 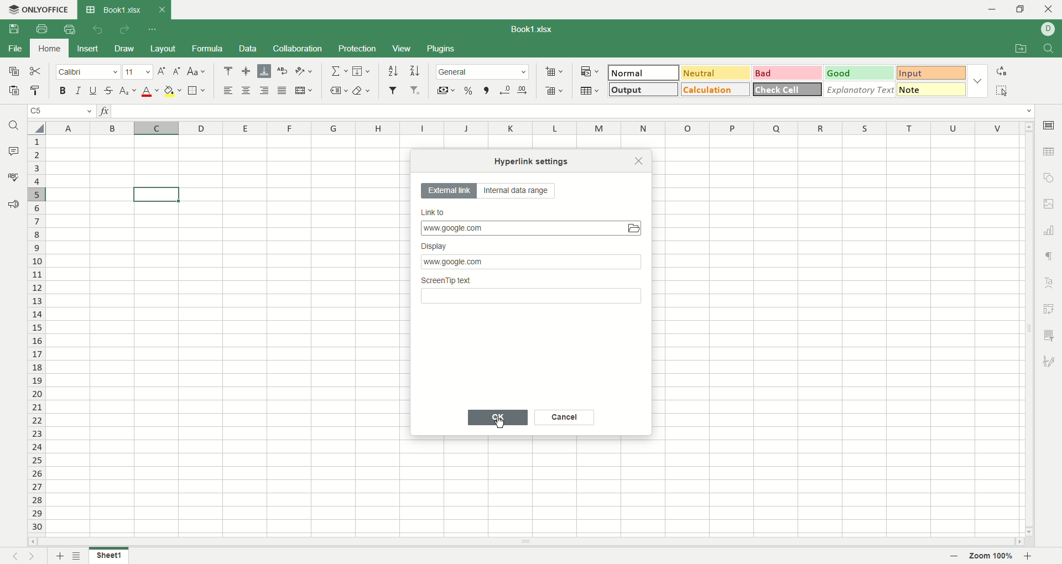 What do you see at coordinates (469, 90) in the screenshot?
I see `percent style` at bounding box center [469, 90].